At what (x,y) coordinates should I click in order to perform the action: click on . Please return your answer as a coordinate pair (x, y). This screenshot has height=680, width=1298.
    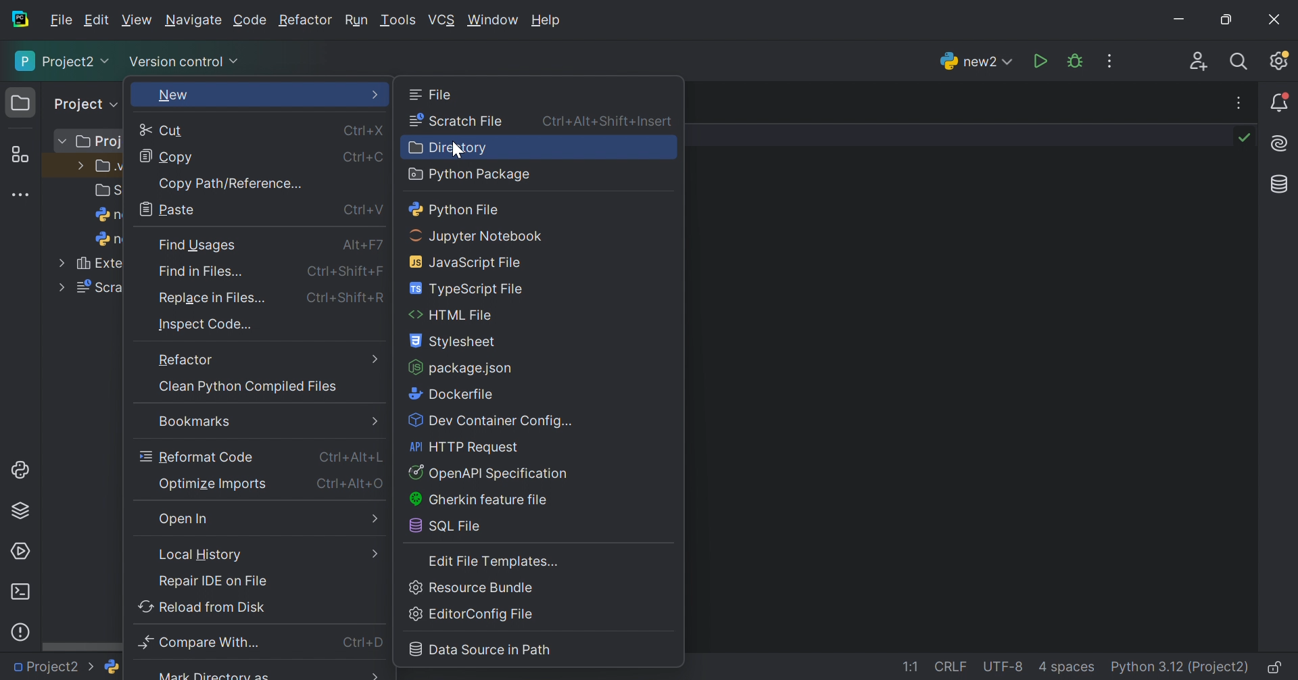
    Looking at the image, I should click on (372, 420).